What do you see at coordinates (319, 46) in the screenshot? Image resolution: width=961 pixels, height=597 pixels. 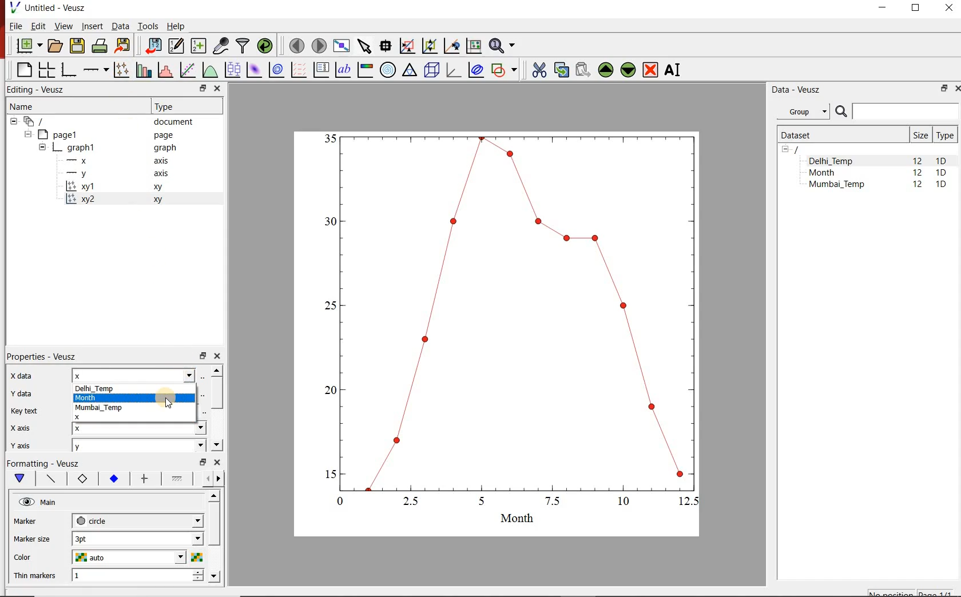 I see `move to the next page` at bounding box center [319, 46].